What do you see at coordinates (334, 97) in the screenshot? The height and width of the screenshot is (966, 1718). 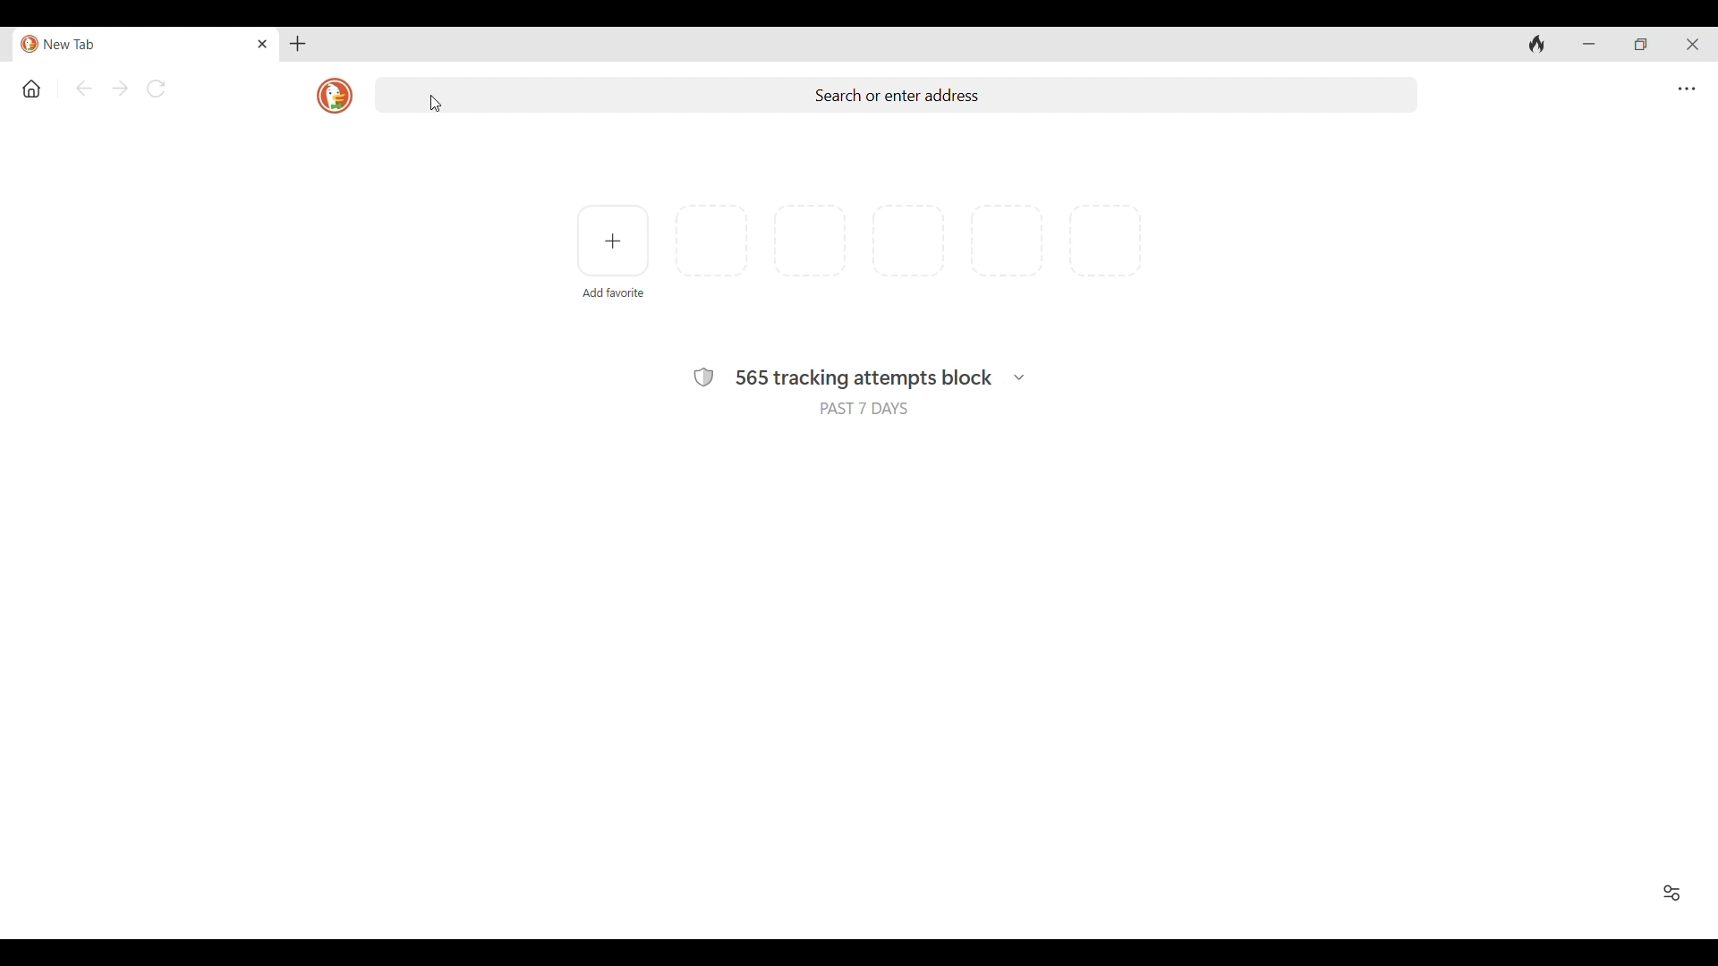 I see `Browser logo` at bounding box center [334, 97].